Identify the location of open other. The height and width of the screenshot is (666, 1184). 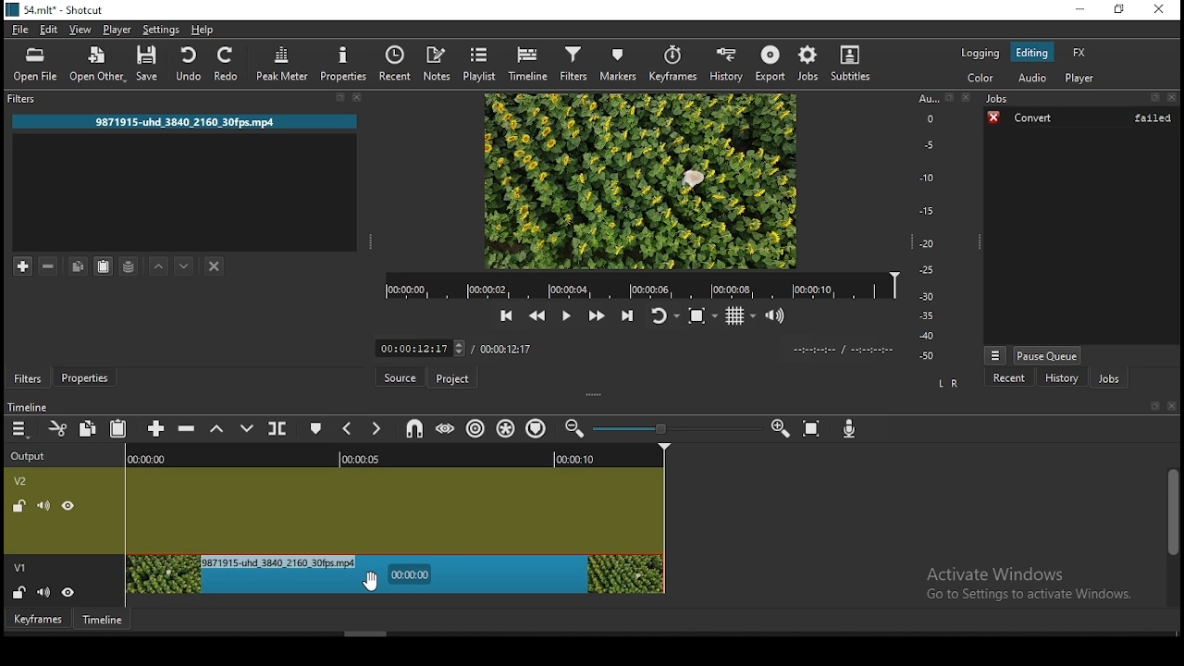
(98, 63).